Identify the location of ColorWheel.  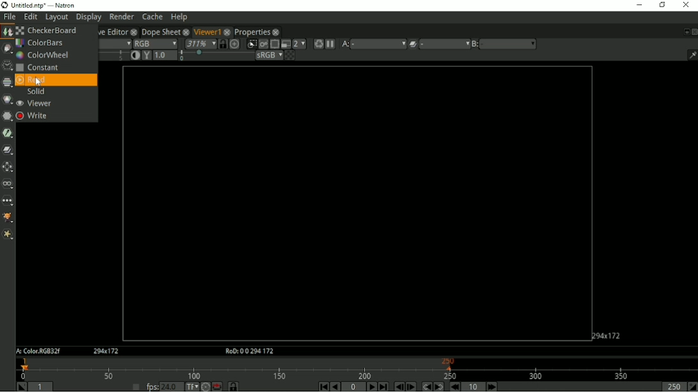
(45, 56).